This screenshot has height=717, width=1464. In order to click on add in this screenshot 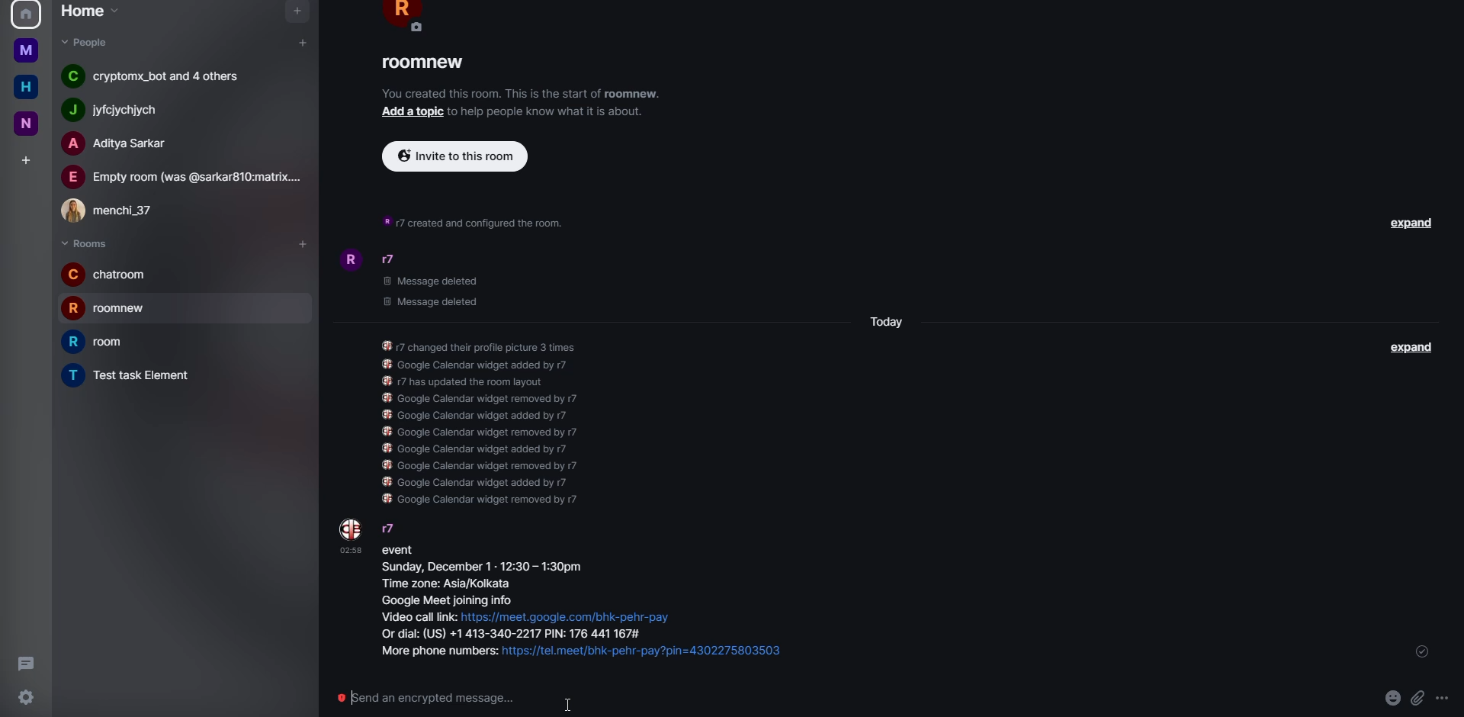, I will do `click(26, 158)`.